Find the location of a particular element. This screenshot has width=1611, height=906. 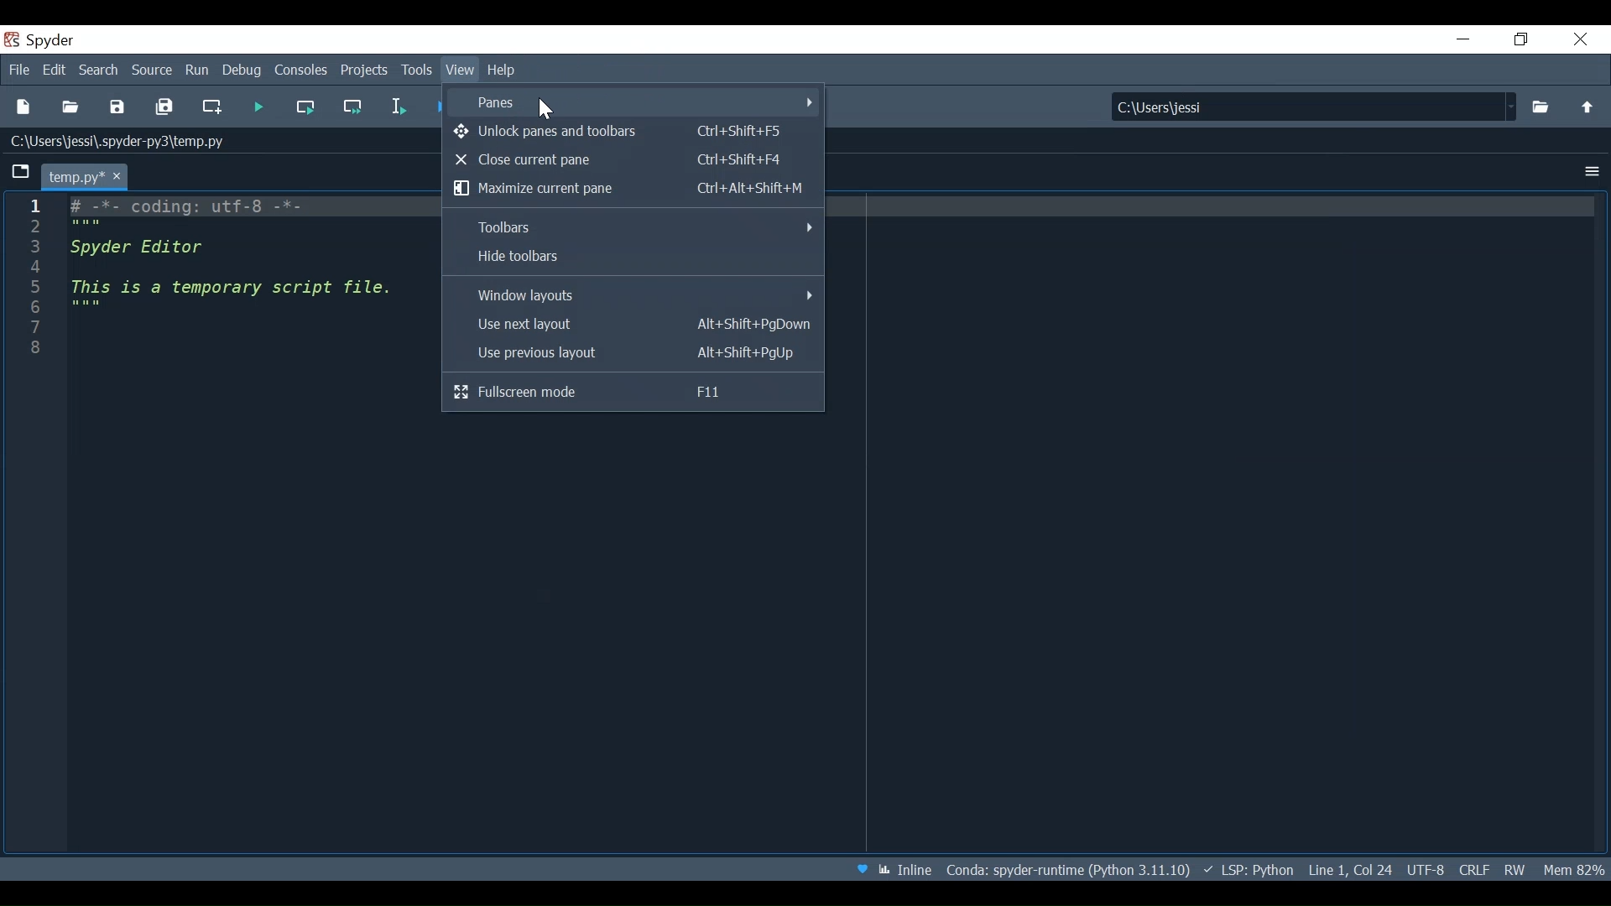

Projects is located at coordinates (366, 71).